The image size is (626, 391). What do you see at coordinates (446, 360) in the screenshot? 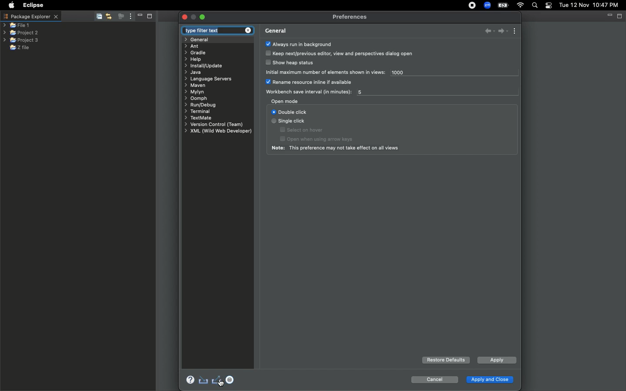
I see `Restore defaults` at bounding box center [446, 360].